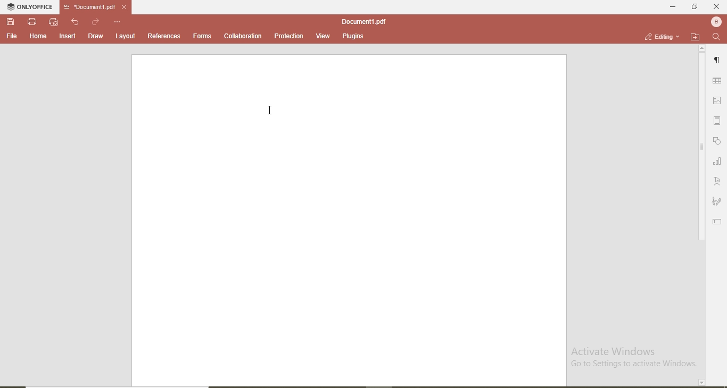 This screenshot has width=727, height=388. What do you see at coordinates (202, 37) in the screenshot?
I see `forms` at bounding box center [202, 37].